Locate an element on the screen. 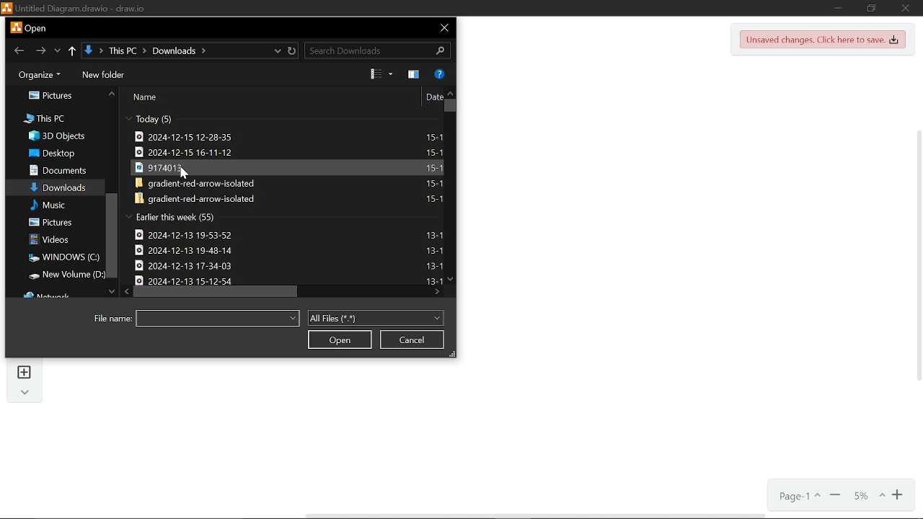 The height and width of the screenshot is (519, 923). Zoom out is located at coordinates (835, 494).